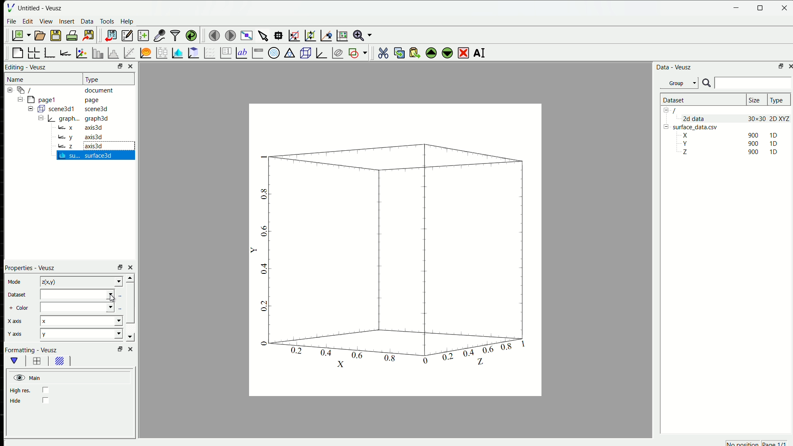 The image size is (793, 446). Describe the element at coordinates (311, 35) in the screenshot. I see `click to zoom out of a graph axes` at that location.